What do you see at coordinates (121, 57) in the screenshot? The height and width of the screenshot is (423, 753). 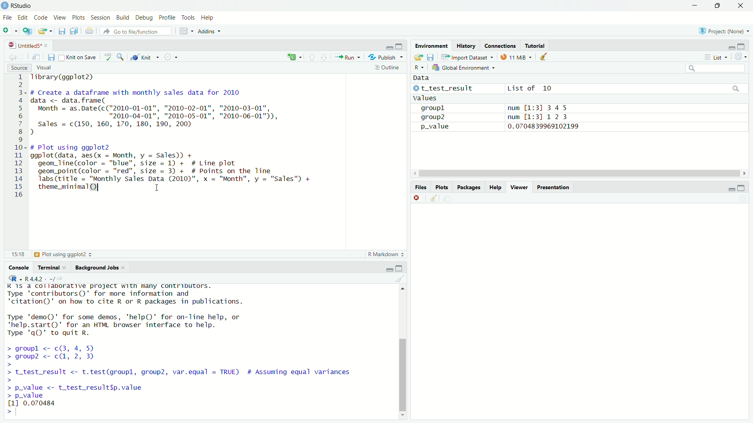 I see `search` at bounding box center [121, 57].